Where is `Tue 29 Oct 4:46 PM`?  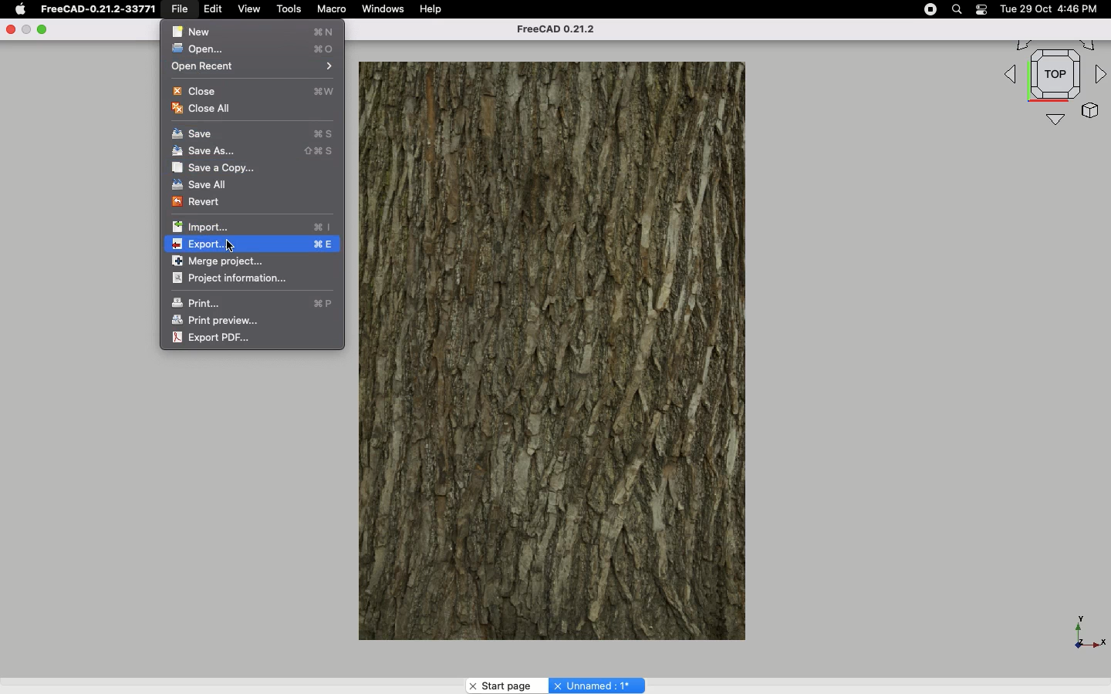
Tue 29 Oct 4:46 PM is located at coordinates (1052, 9).